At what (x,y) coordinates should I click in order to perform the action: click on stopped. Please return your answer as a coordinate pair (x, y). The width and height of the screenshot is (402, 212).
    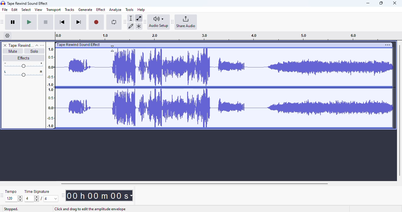
    Looking at the image, I should click on (11, 209).